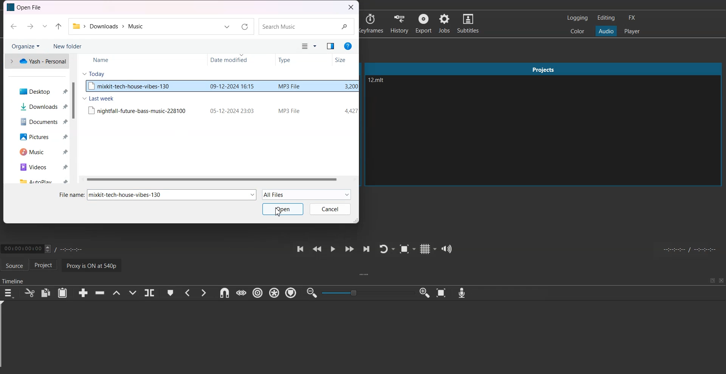 The height and width of the screenshot is (374, 726). I want to click on Project, so click(544, 68).